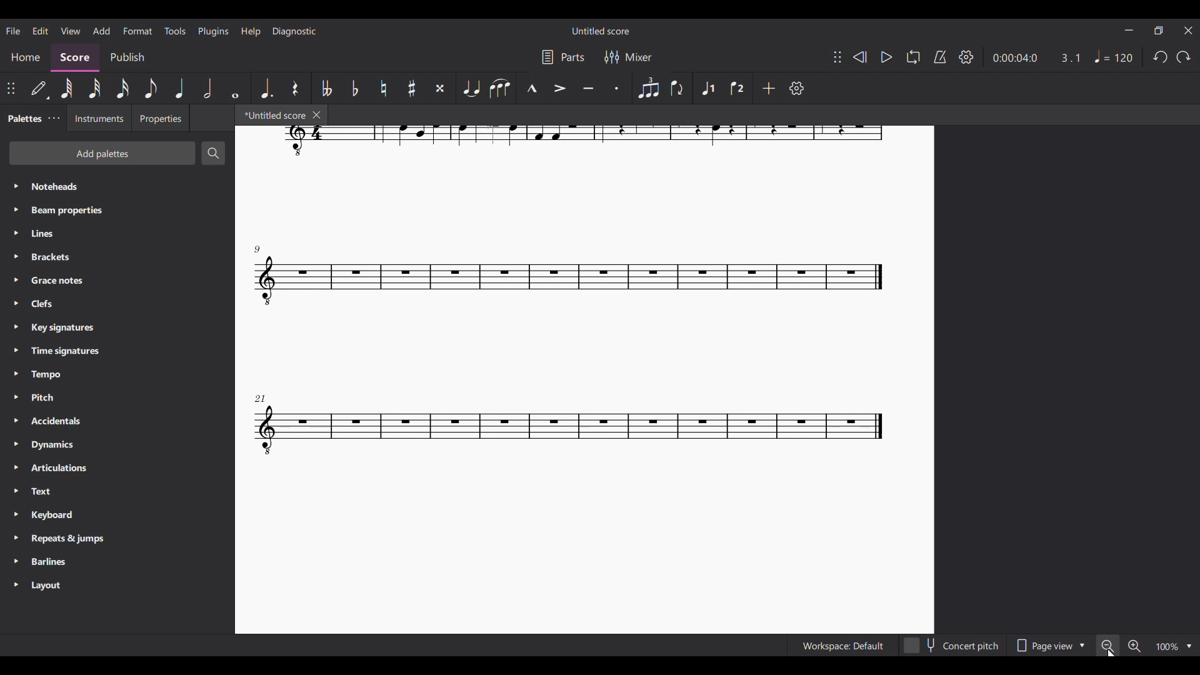 Image resolution: width=1200 pixels, height=675 pixels. What do you see at coordinates (118, 187) in the screenshot?
I see `Noteheads` at bounding box center [118, 187].